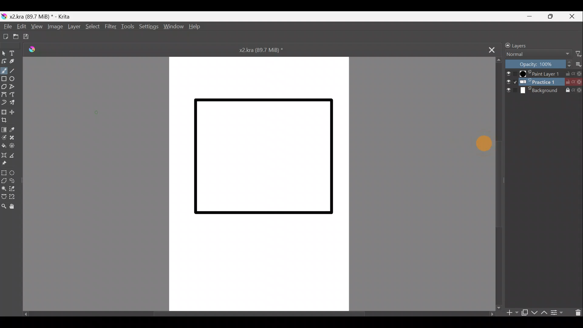 The width and height of the screenshot is (583, 328). I want to click on More, so click(578, 65).